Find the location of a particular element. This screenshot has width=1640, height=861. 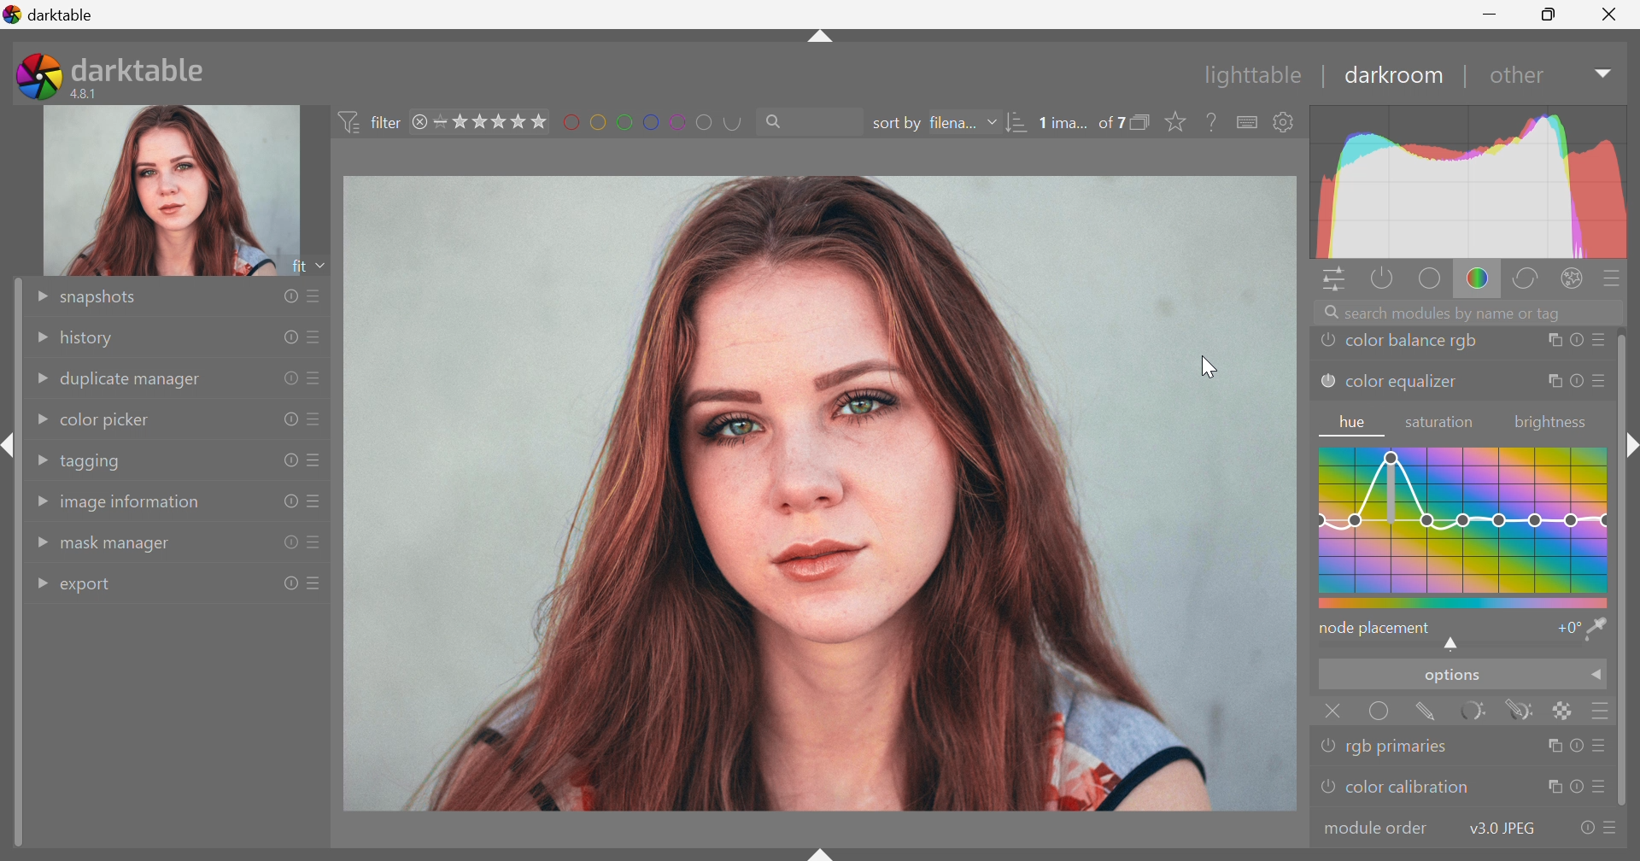

darktable is located at coordinates (64, 15).